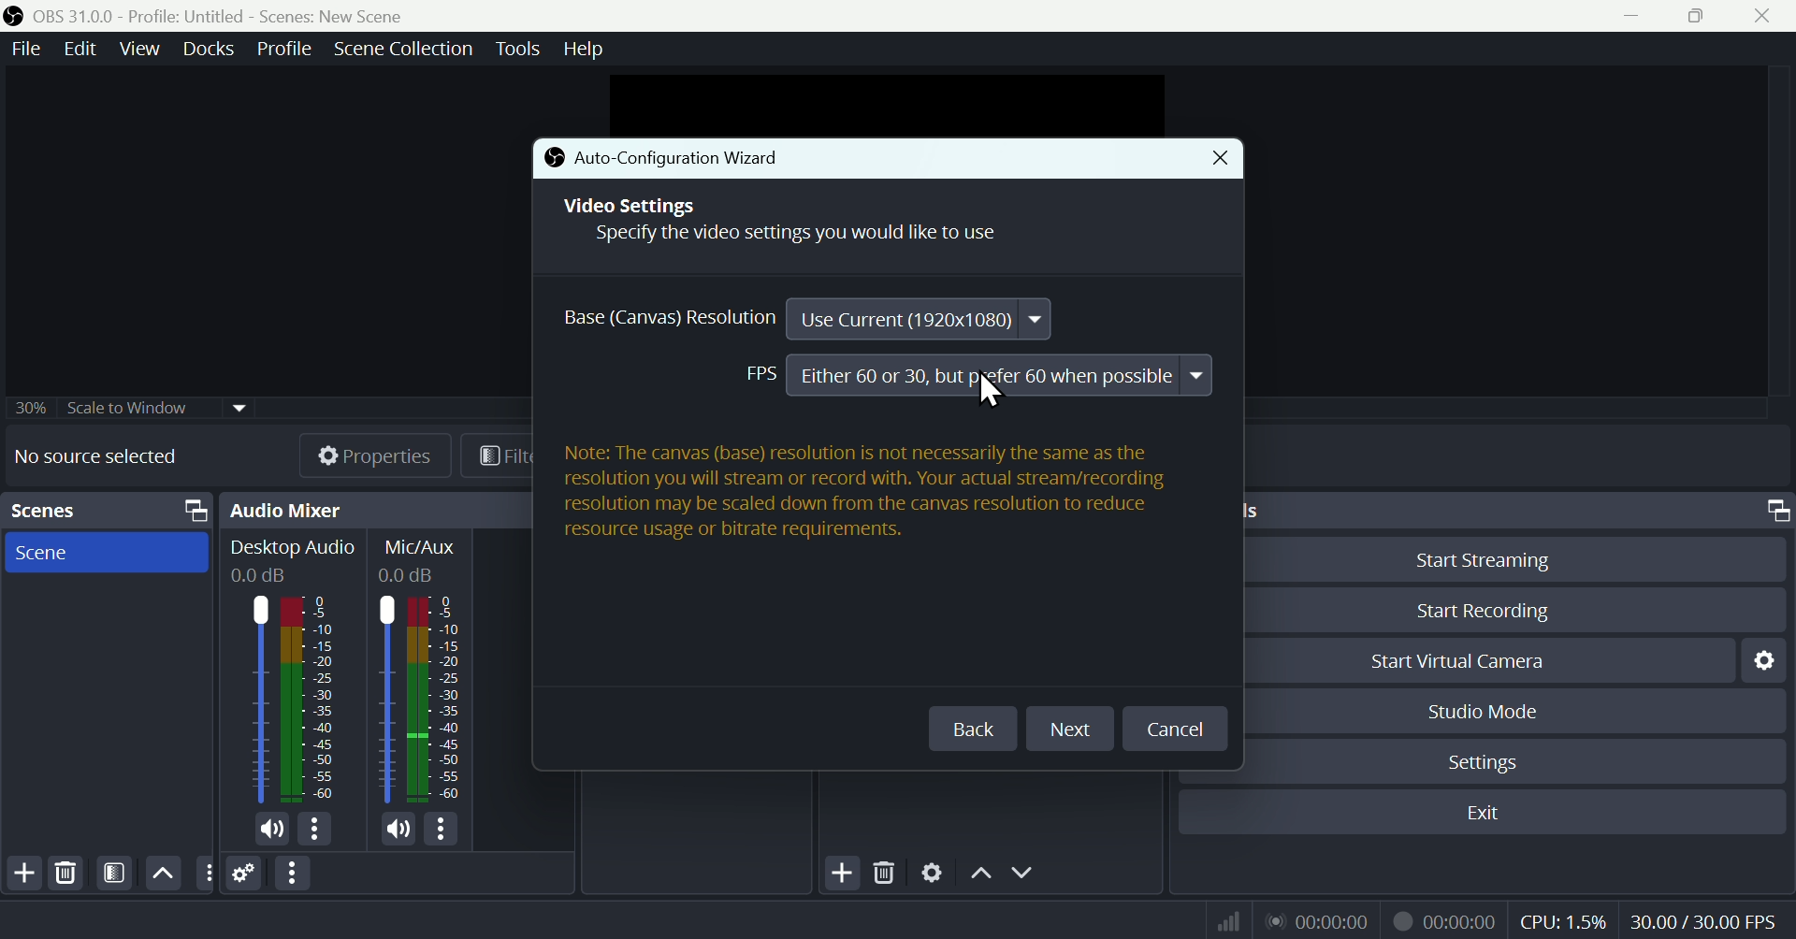 The width and height of the screenshot is (1796, 939). I want to click on OBS 31.0 .0 Profile: Untitled - Scenes:New scene, so click(223, 16).